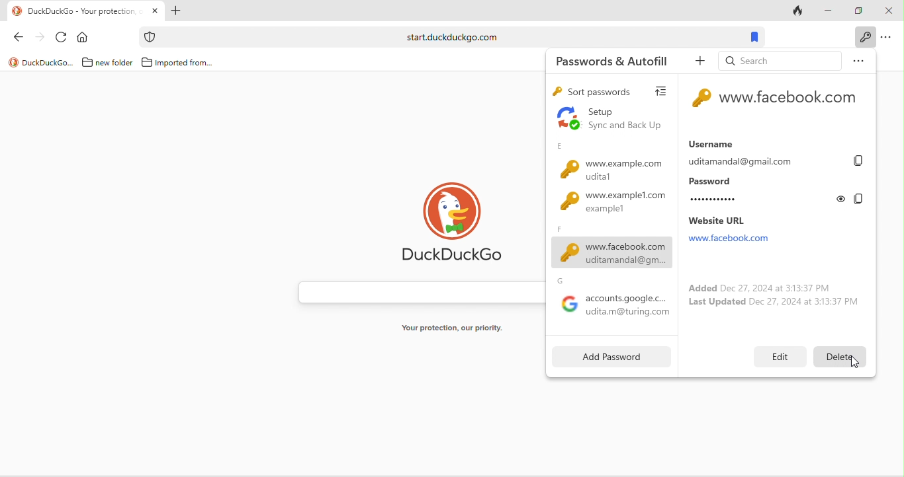 This screenshot has height=477, width=904. What do you see at coordinates (608, 206) in the screenshot?
I see `www.example1.com` at bounding box center [608, 206].